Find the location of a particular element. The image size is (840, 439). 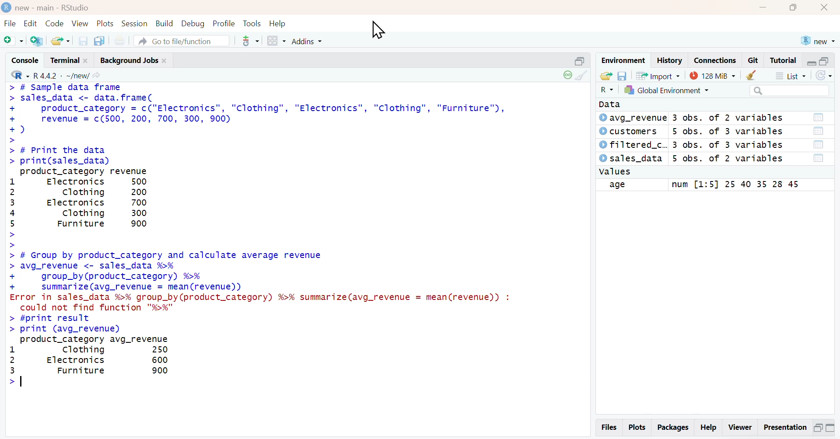

search is located at coordinates (790, 91).